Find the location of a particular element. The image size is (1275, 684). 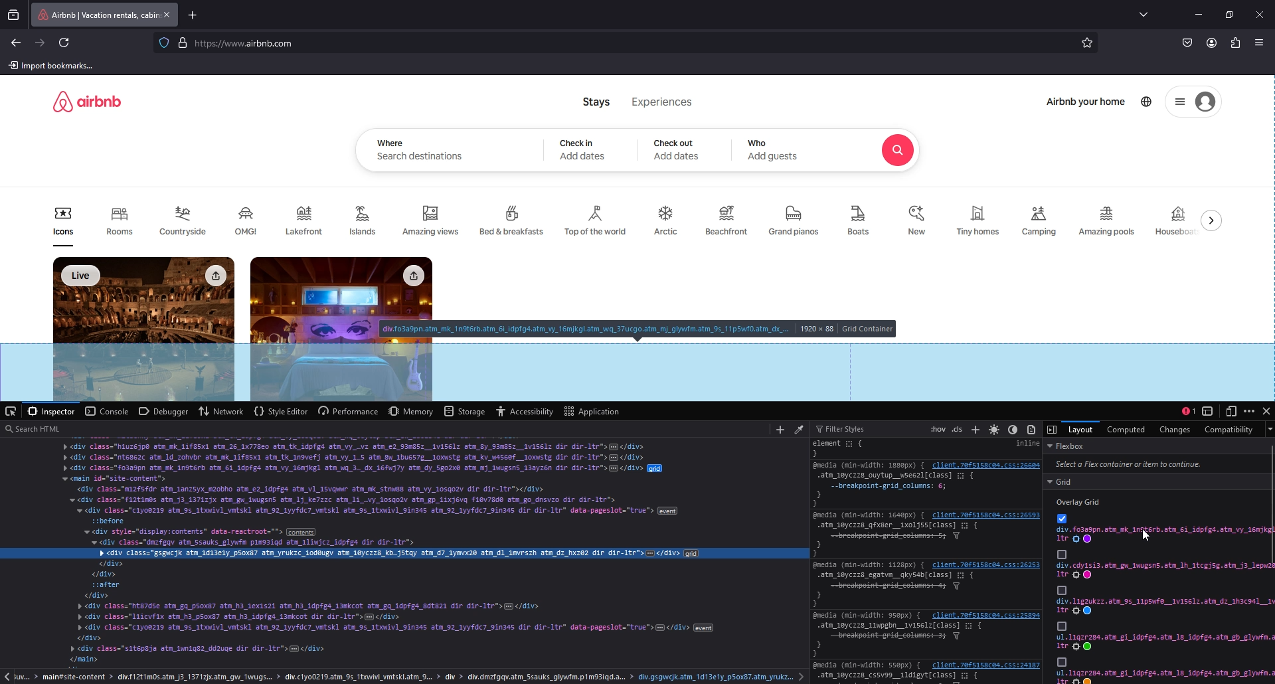

grid css is located at coordinates (1163, 606).